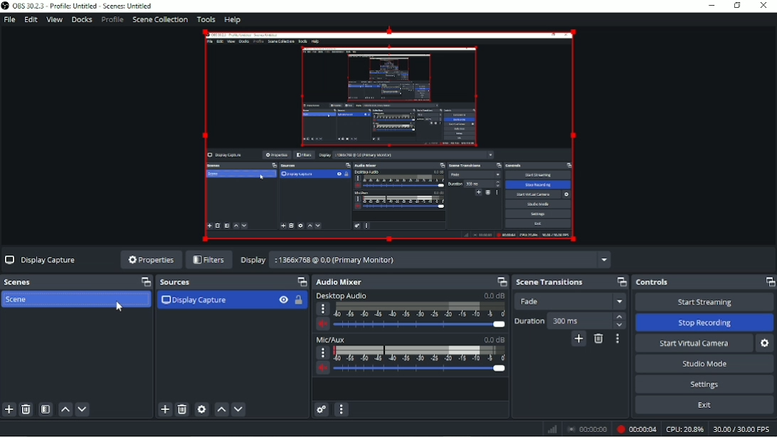 The height and width of the screenshot is (437, 777). Describe the element at coordinates (419, 354) in the screenshot. I see `Scale` at that location.